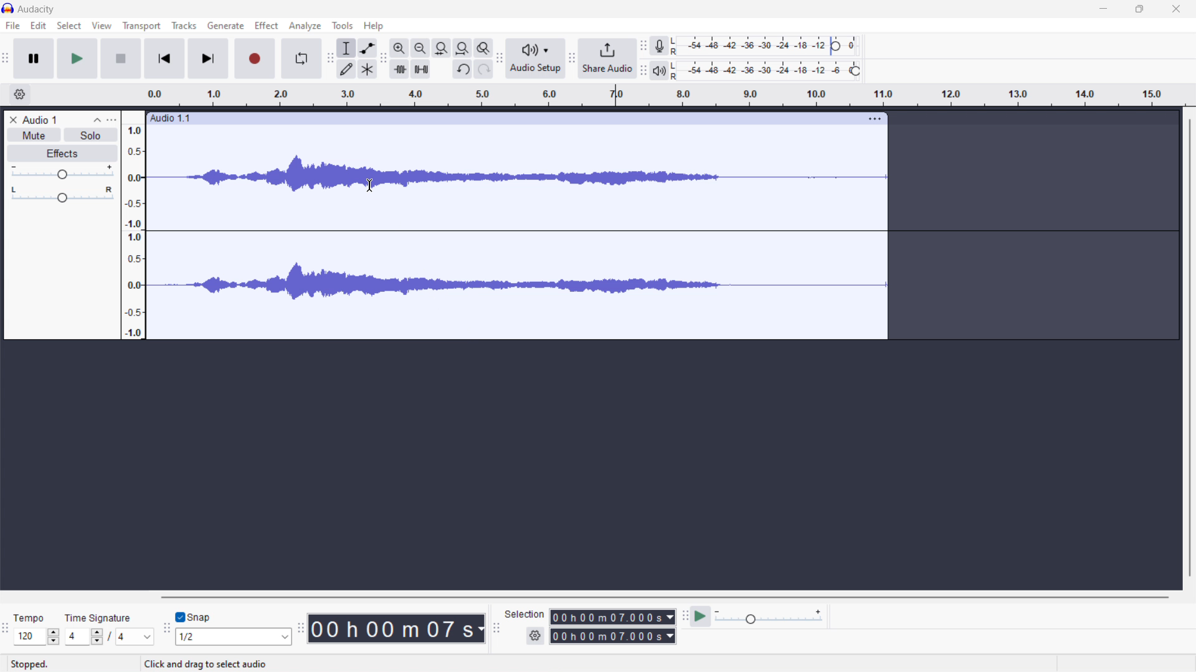  I want to click on transport, so click(142, 26).